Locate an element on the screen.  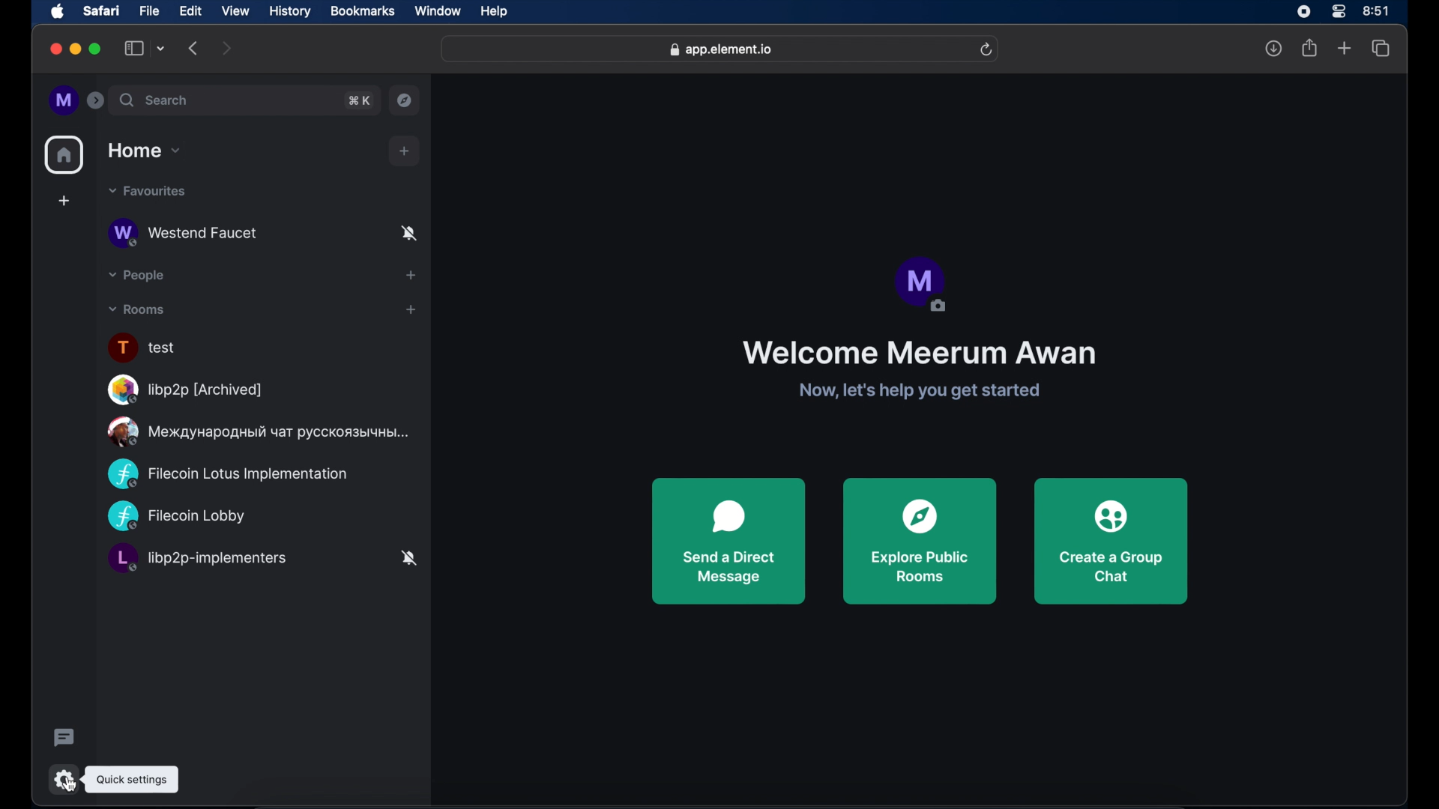
refresh is located at coordinates (989, 48).